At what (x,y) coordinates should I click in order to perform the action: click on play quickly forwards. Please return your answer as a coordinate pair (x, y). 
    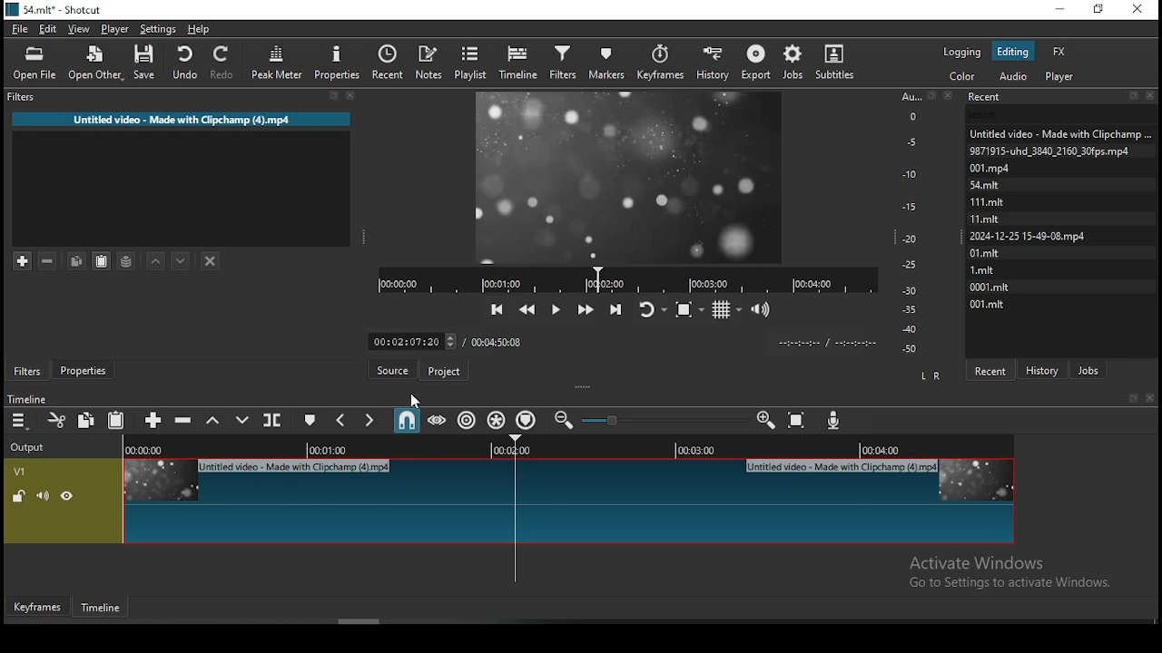
    Looking at the image, I should click on (583, 307).